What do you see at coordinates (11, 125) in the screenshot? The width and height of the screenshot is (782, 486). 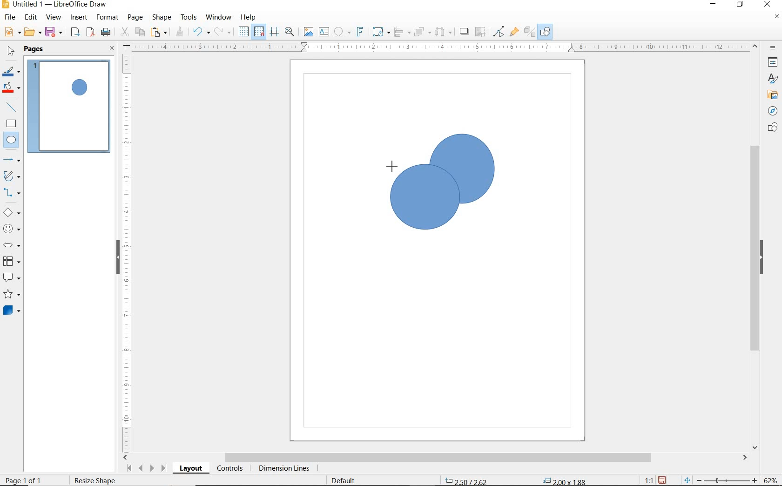 I see `RECTANGLE` at bounding box center [11, 125].